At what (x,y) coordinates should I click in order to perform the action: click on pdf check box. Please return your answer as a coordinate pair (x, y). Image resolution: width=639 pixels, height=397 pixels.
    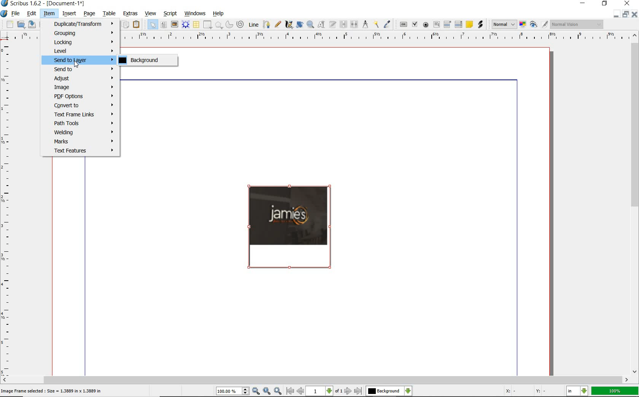
    Looking at the image, I should click on (415, 25).